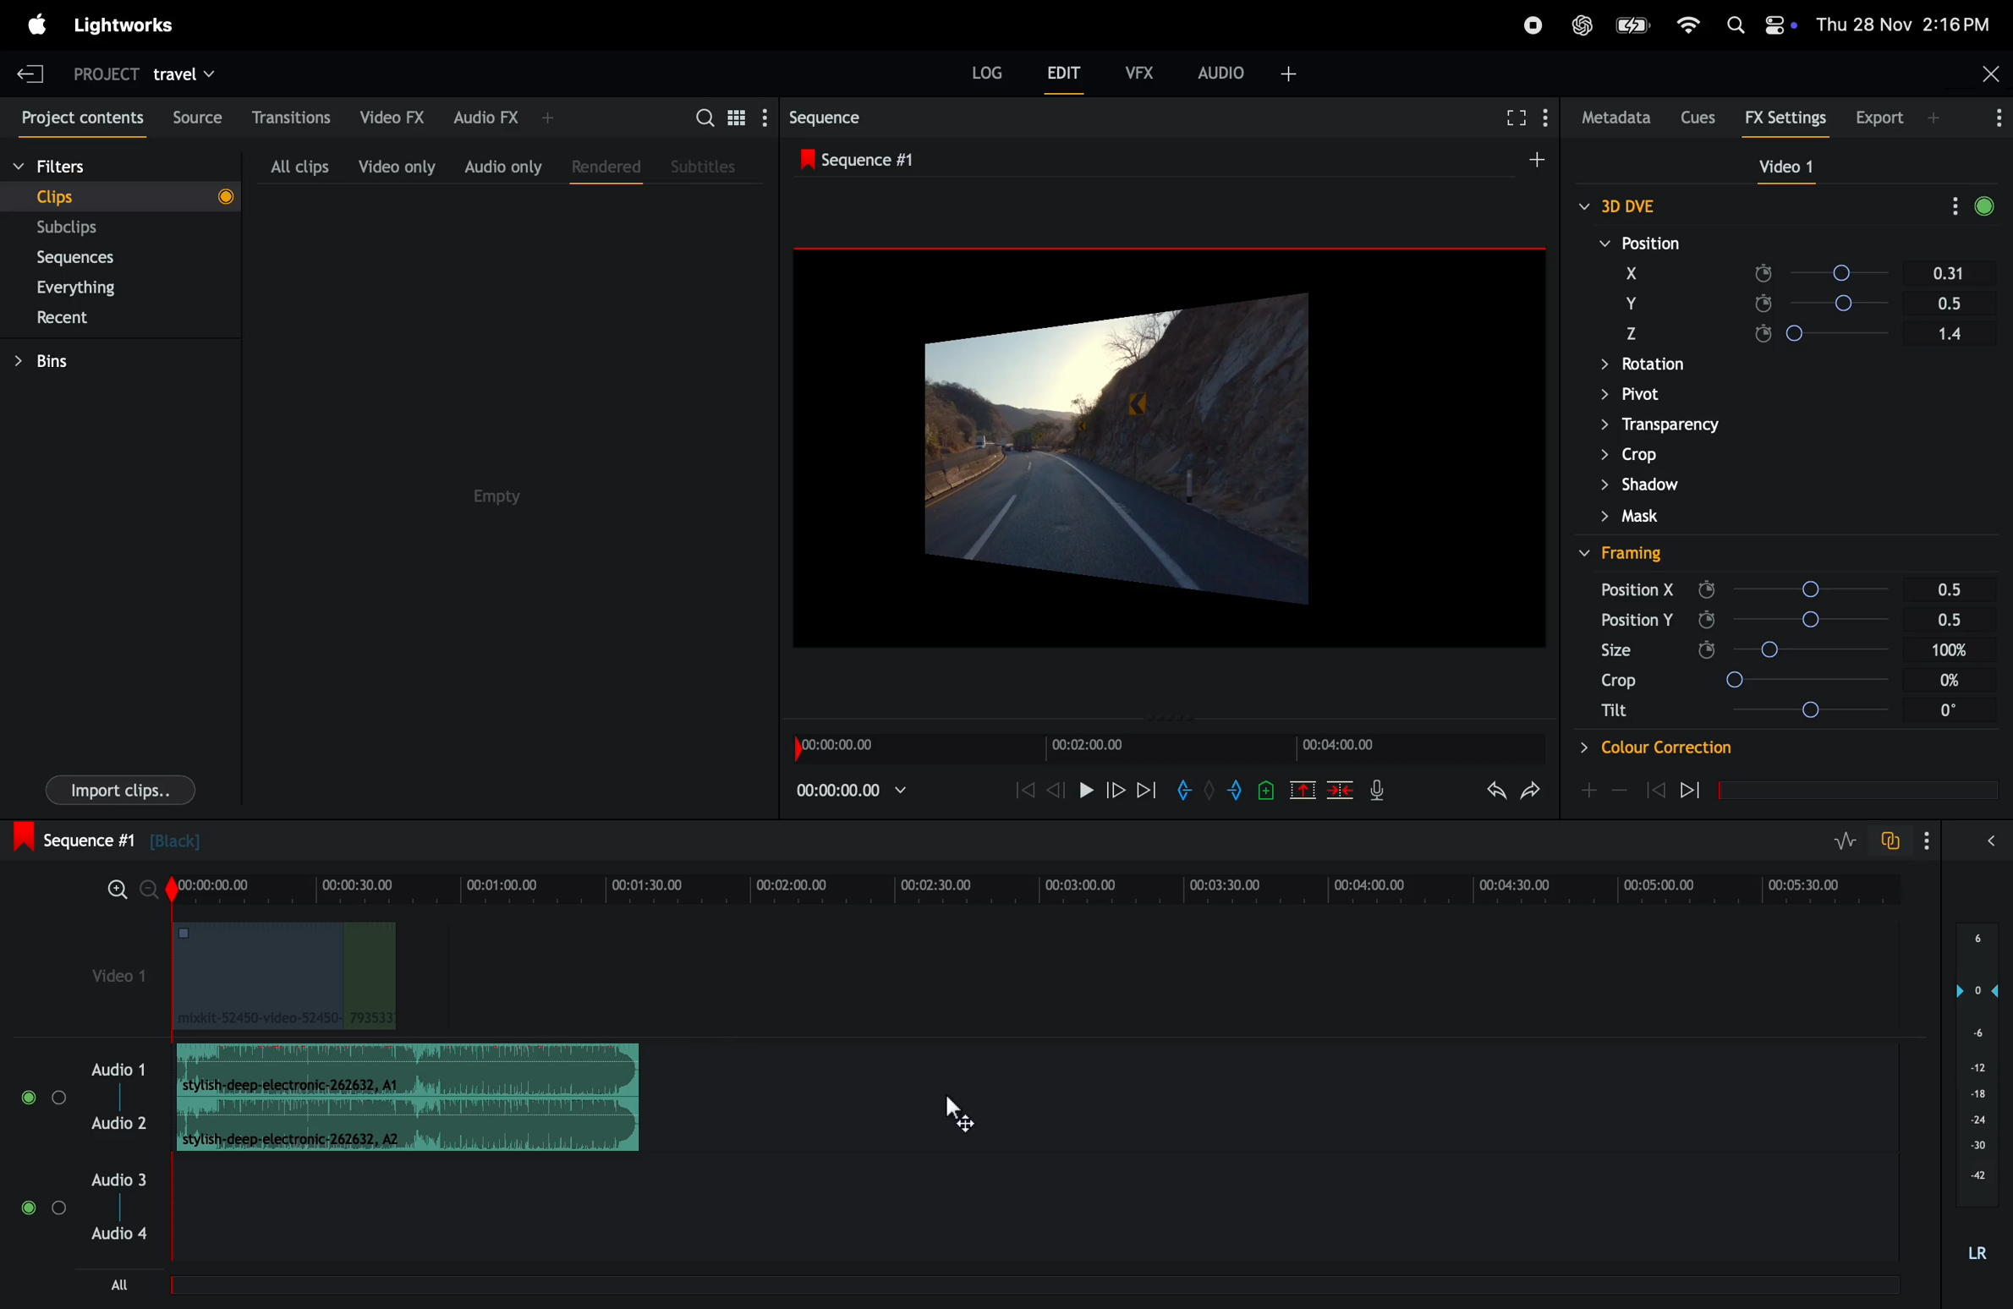 The width and height of the screenshot is (2013, 1309). What do you see at coordinates (123, 1284) in the screenshot?
I see `all` at bounding box center [123, 1284].